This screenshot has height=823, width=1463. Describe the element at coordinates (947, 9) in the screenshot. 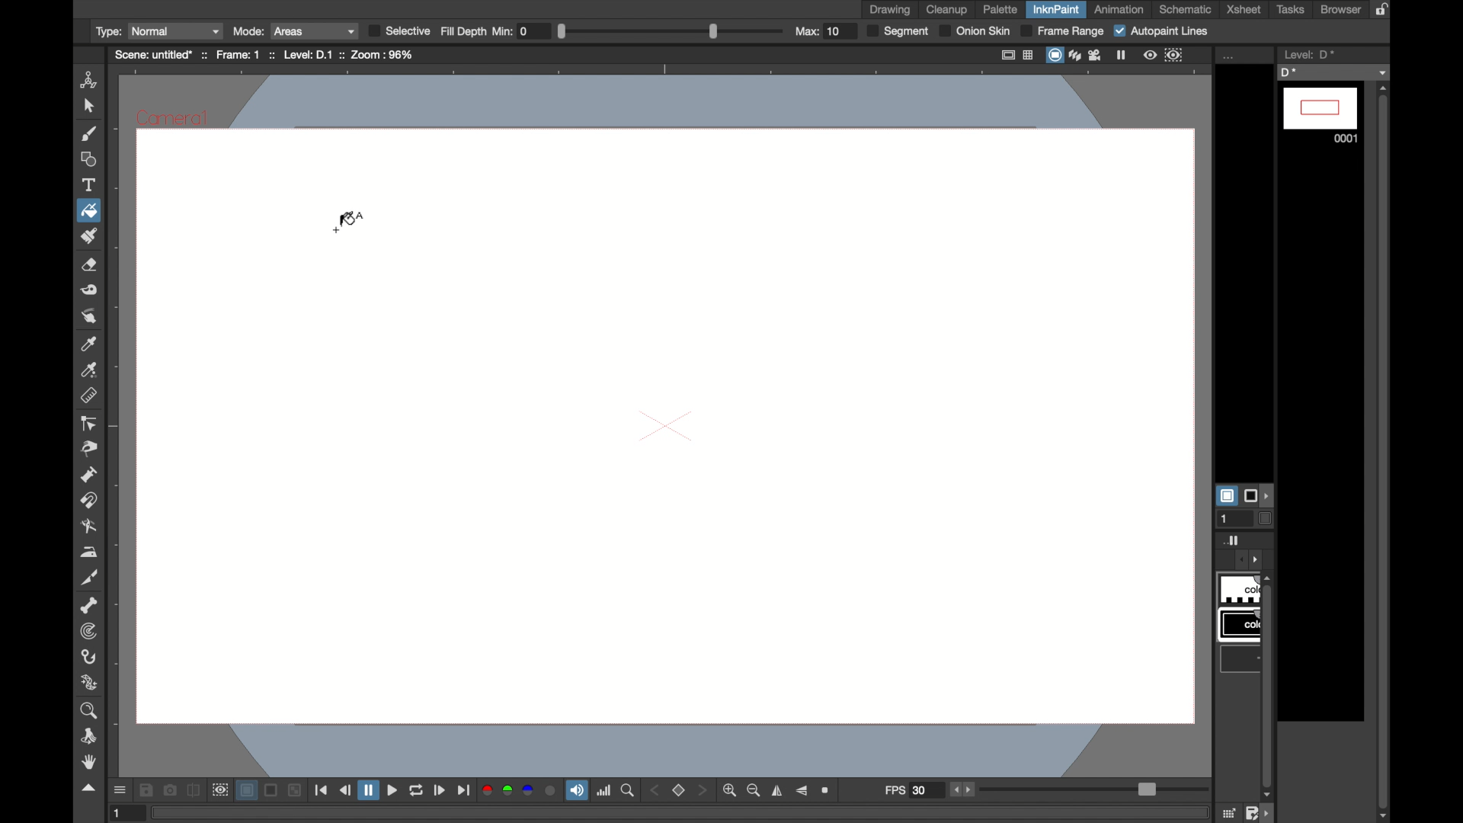

I see `cleanup` at that location.